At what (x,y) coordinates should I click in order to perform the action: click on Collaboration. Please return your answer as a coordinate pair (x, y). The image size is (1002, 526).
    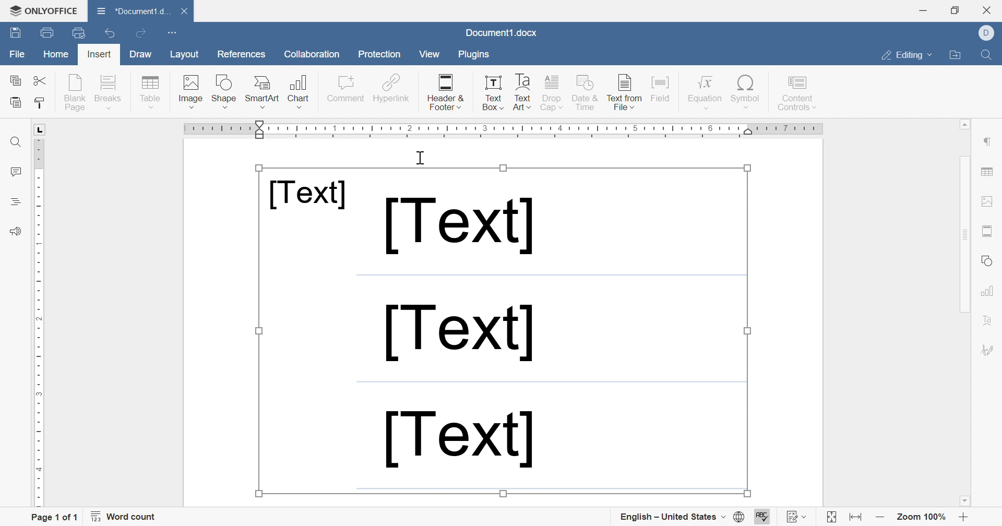
    Looking at the image, I should click on (311, 54).